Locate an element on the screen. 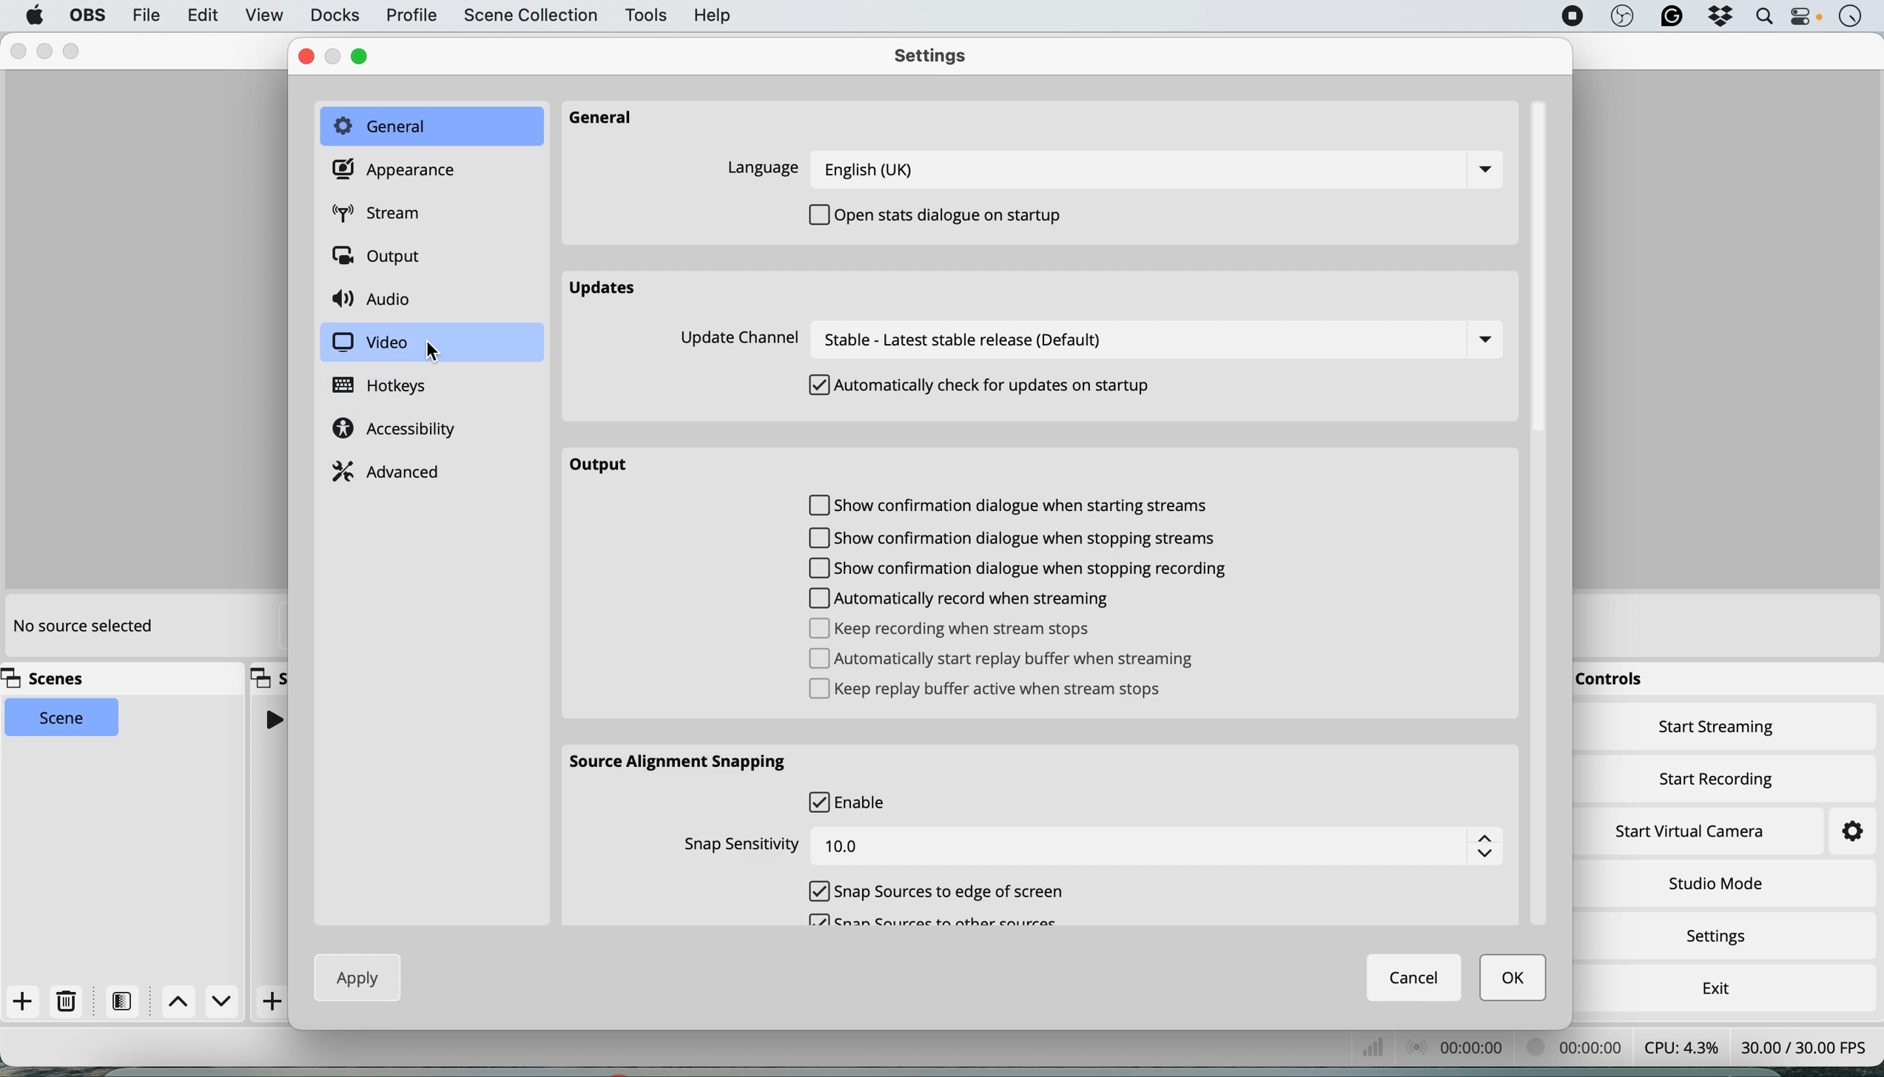  profile is located at coordinates (410, 16).